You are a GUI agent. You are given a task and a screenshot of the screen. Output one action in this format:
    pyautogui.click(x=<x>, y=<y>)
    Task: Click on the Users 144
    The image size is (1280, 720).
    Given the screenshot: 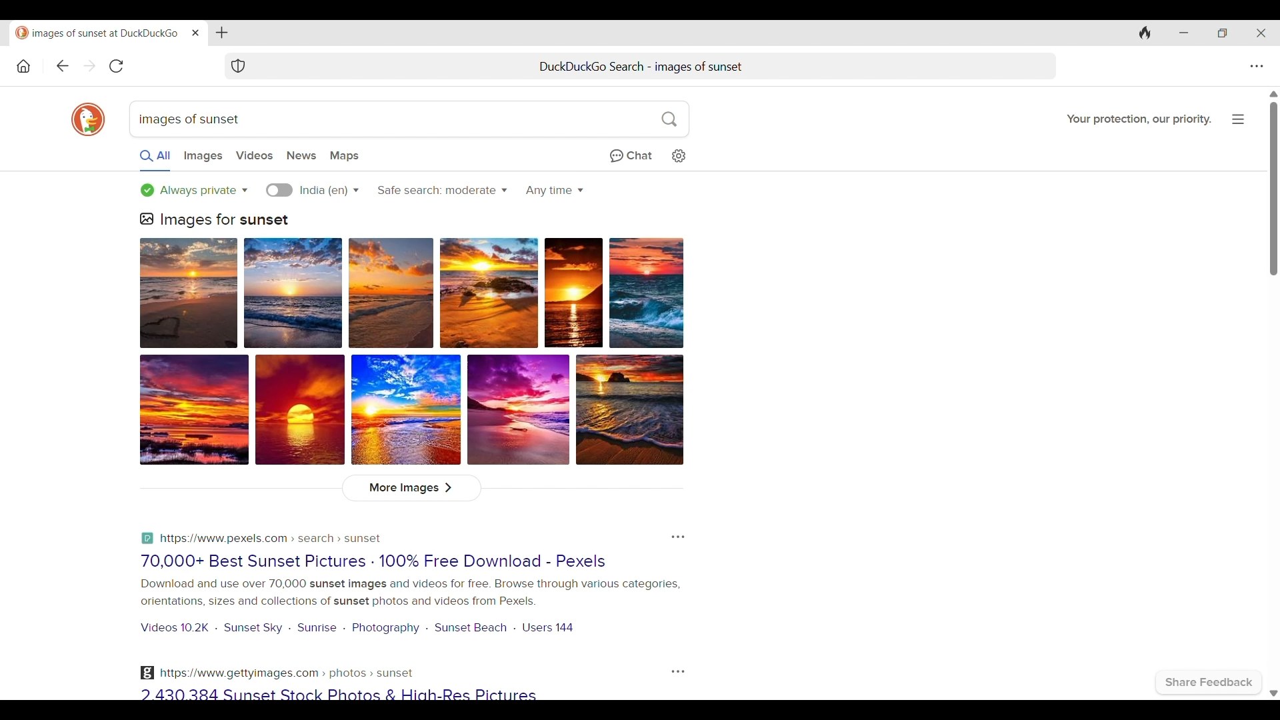 What is the action you would take?
    pyautogui.click(x=550, y=627)
    